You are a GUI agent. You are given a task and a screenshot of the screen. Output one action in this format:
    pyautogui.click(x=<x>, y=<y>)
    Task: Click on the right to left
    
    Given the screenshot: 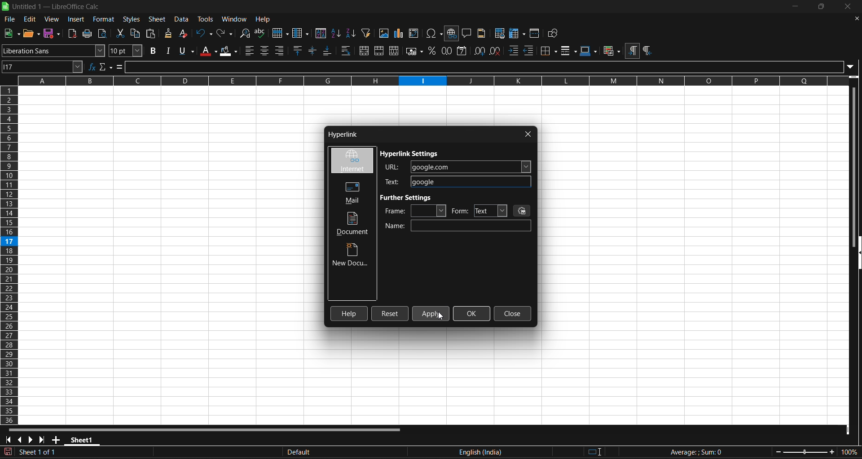 What is the action you would take?
    pyautogui.click(x=647, y=51)
    